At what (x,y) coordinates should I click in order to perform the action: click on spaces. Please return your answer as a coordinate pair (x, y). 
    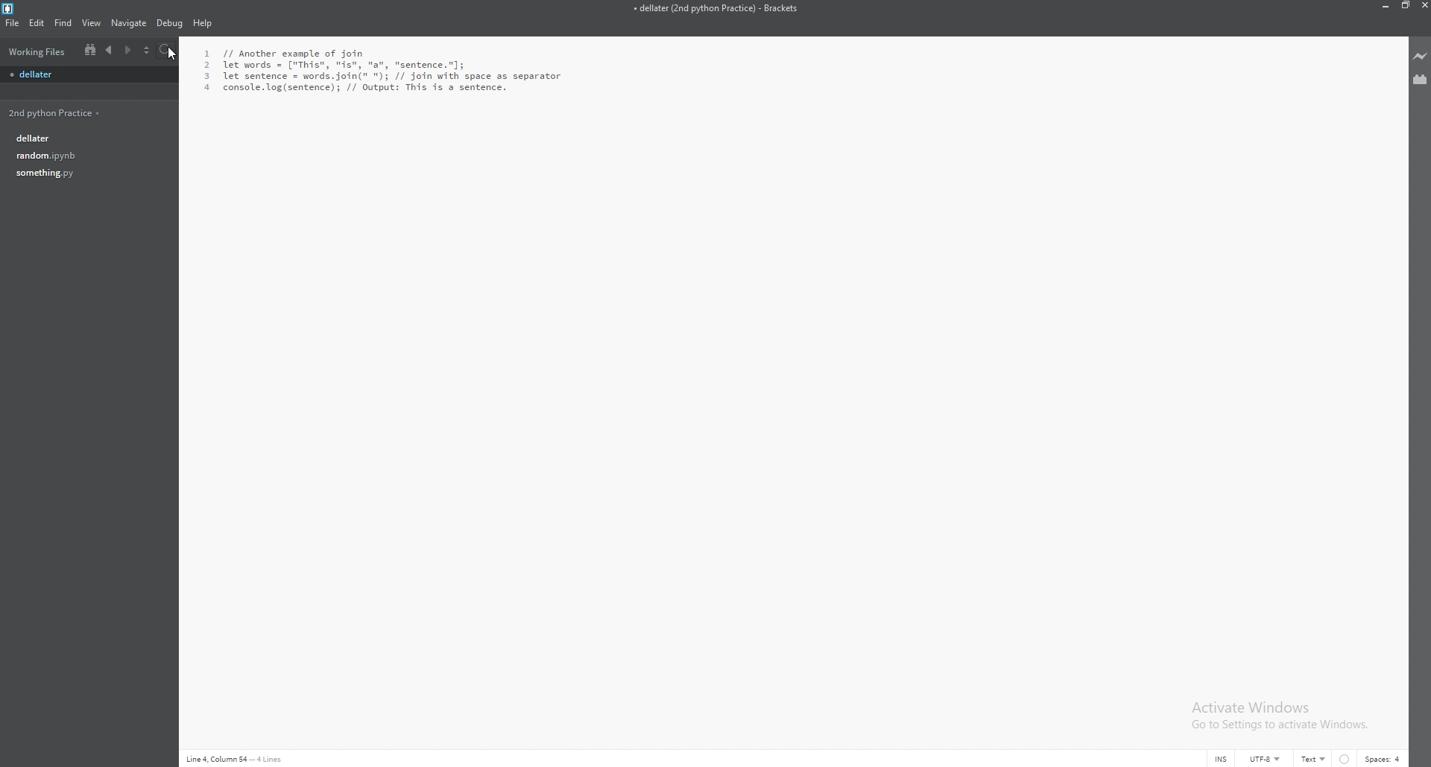
    Looking at the image, I should click on (1384, 758).